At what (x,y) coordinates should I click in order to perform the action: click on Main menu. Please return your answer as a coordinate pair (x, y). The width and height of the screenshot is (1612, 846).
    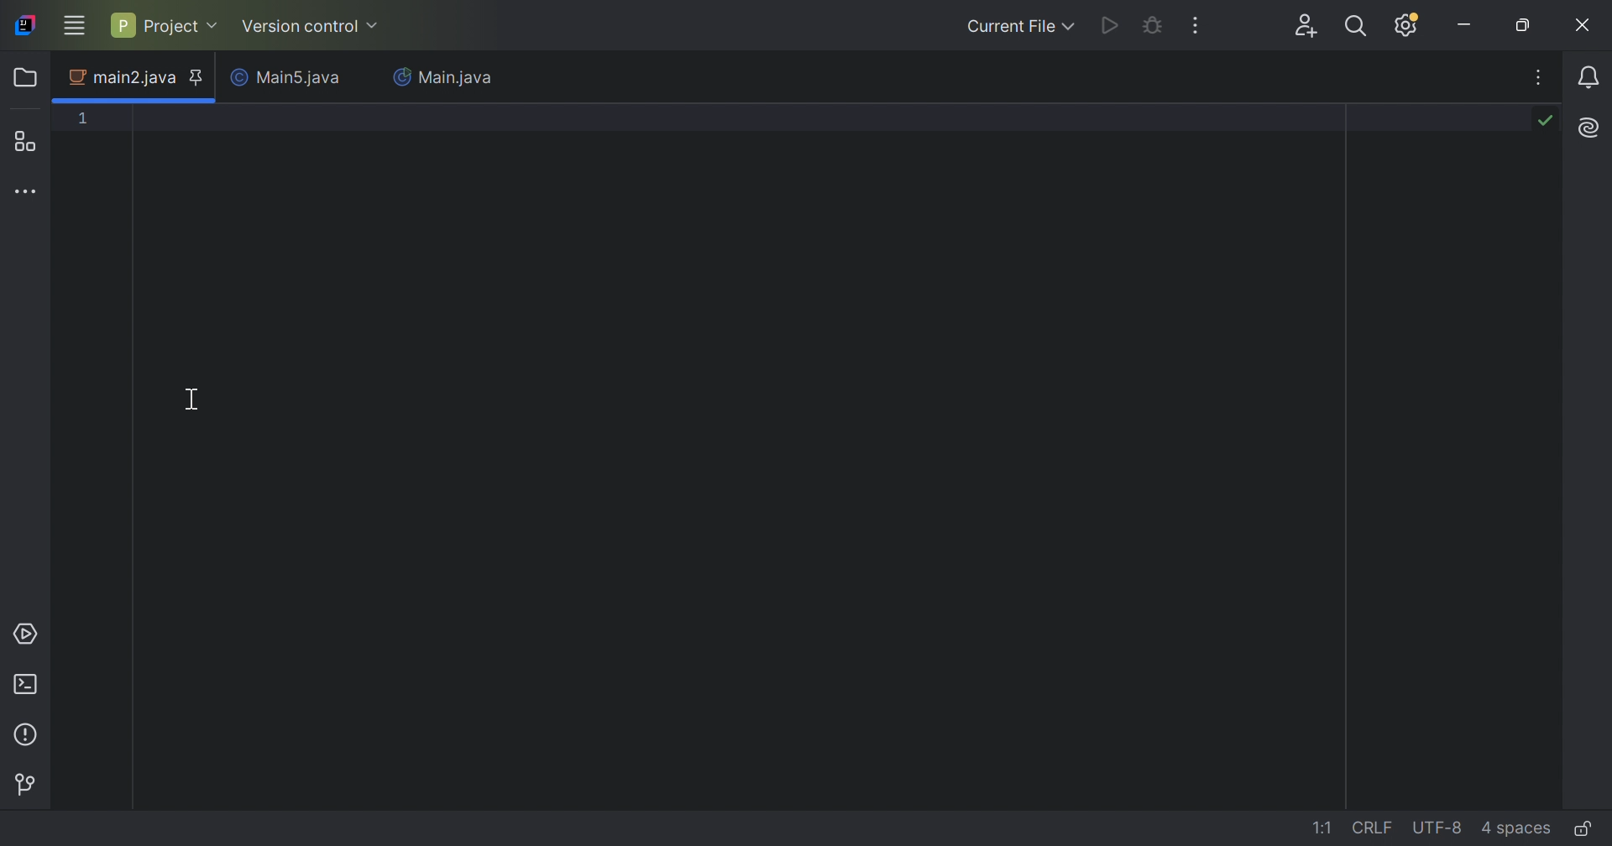
    Looking at the image, I should click on (73, 25).